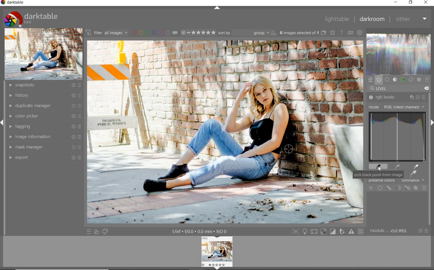  I want to click on other, so click(411, 19).